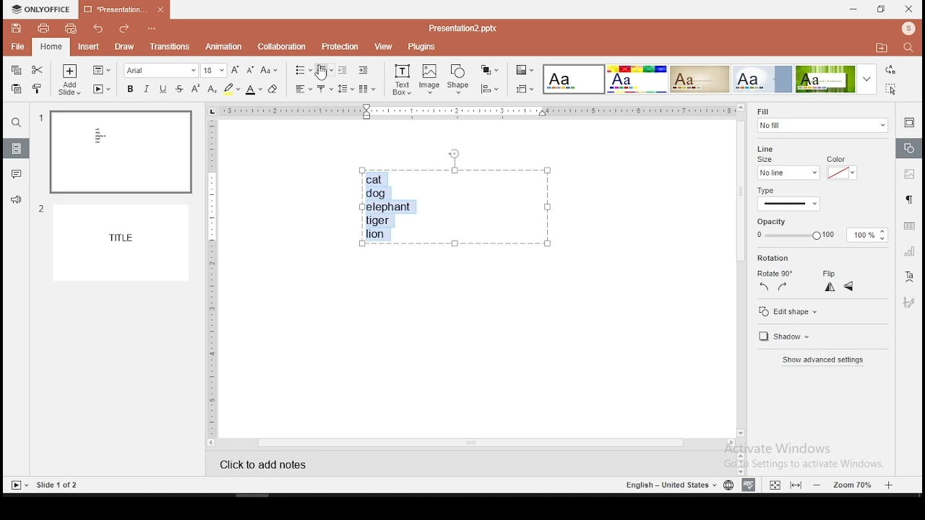 The height and width of the screenshot is (520, 925). I want to click on collaboration, so click(281, 45).